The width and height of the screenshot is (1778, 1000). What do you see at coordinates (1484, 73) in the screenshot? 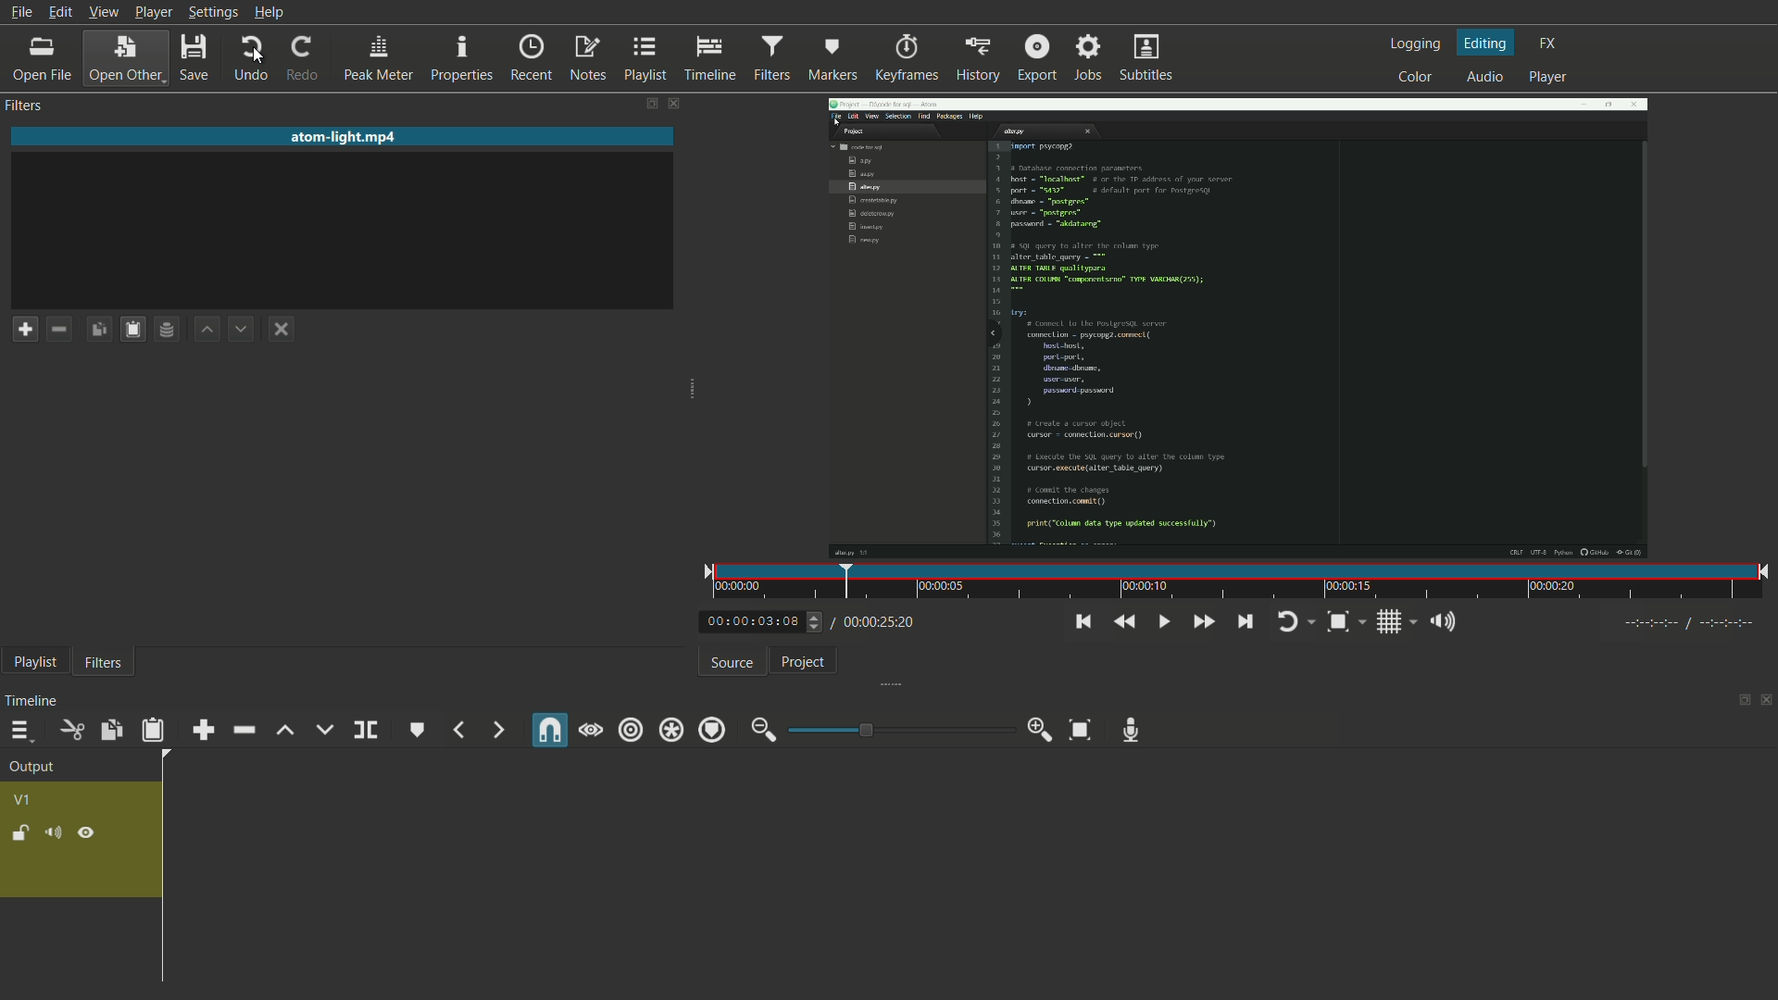
I see `audio` at bounding box center [1484, 73].